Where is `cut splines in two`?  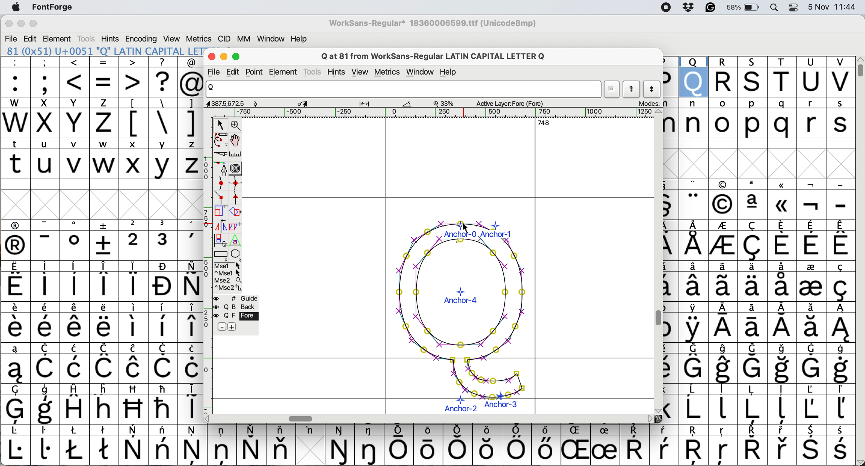 cut splines in two is located at coordinates (222, 155).